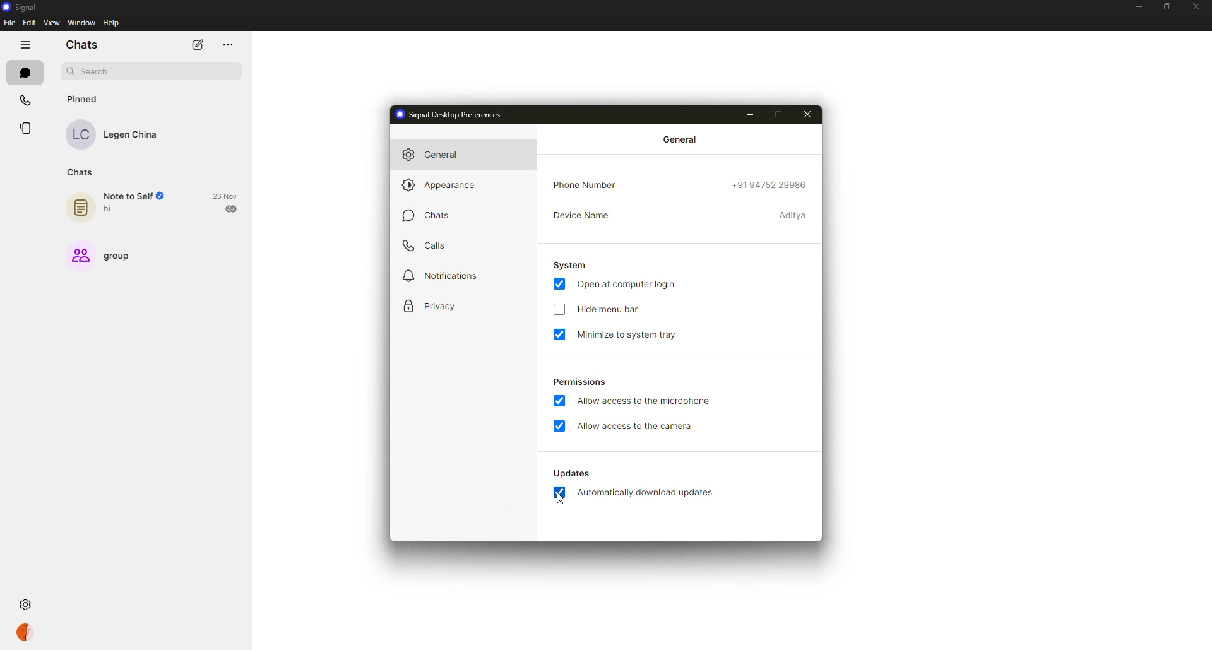 This screenshot has width=1212, height=650. Describe the element at coordinates (777, 115) in the screenshot. I see `maximize` at that location.